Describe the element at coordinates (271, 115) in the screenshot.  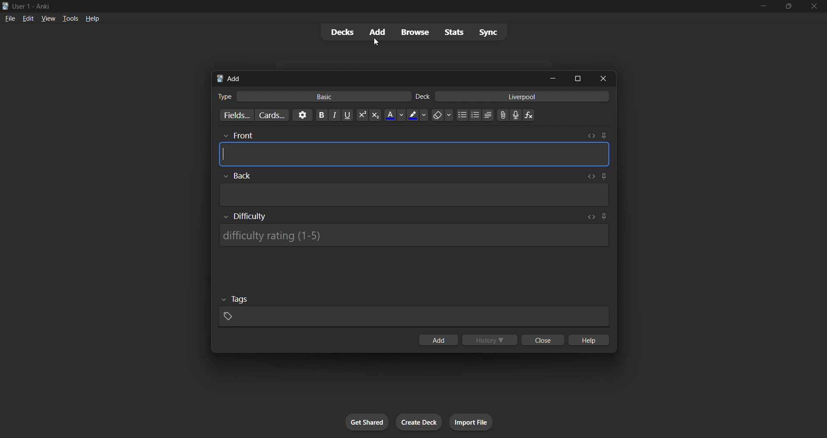
I see `customize card templates` at that location.